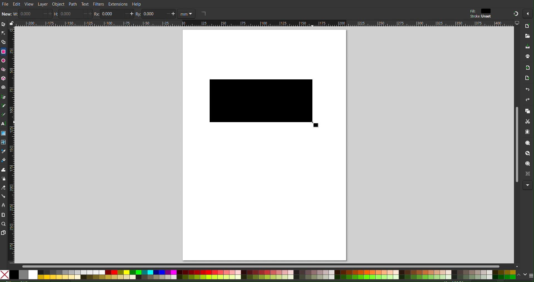 The width and height of the screenshot is (534, 282). What do you see at coordinates (528, 185) in the screenshot?
I see `More Options` at bounding box center [528, 185].